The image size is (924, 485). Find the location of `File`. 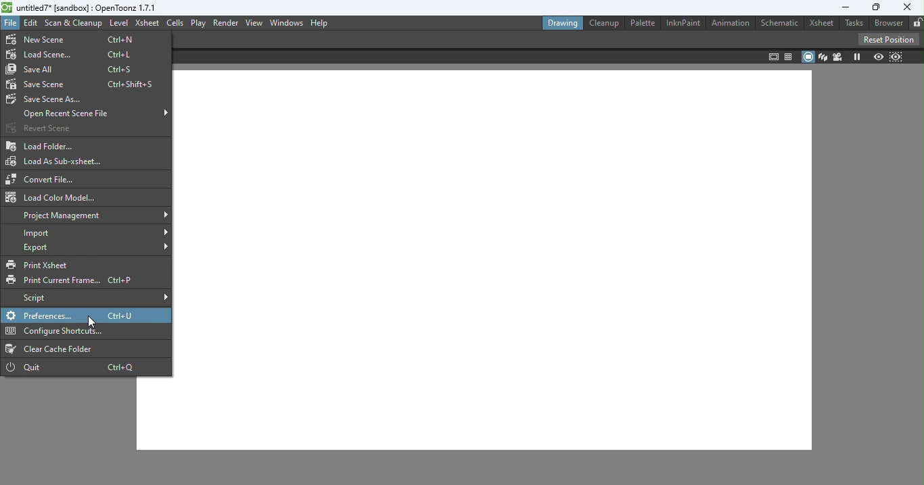

File is located at coordinates (10, 24).